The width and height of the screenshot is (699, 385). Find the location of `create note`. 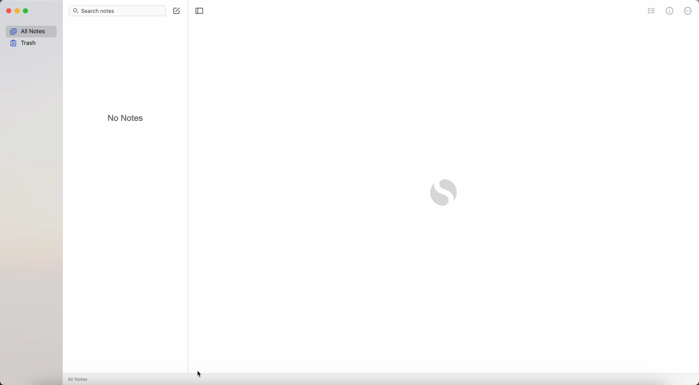

create note is located at coordinates (177, 11).